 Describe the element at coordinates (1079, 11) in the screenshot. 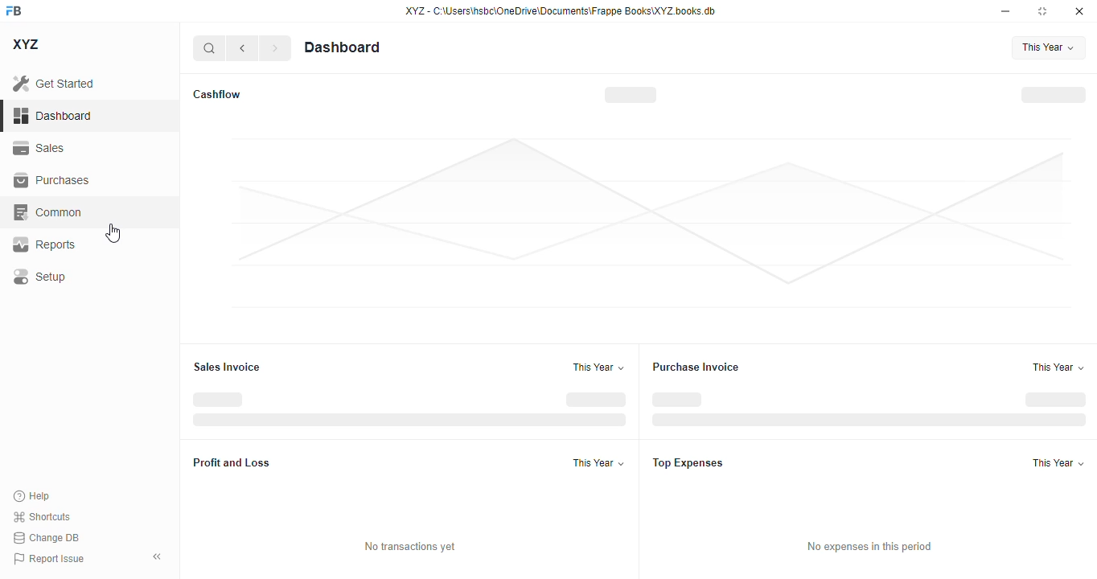

I see `close` at that location.